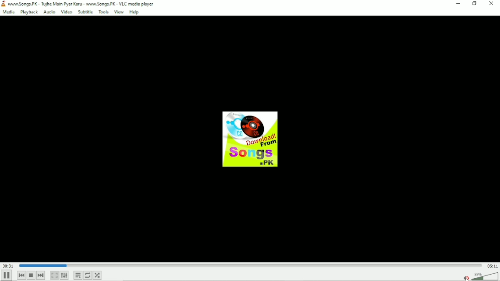 This screenshot has width=500, height=281. Describe the element at coordinates (97, 275) in the screenshot. I see `Random` at that location.